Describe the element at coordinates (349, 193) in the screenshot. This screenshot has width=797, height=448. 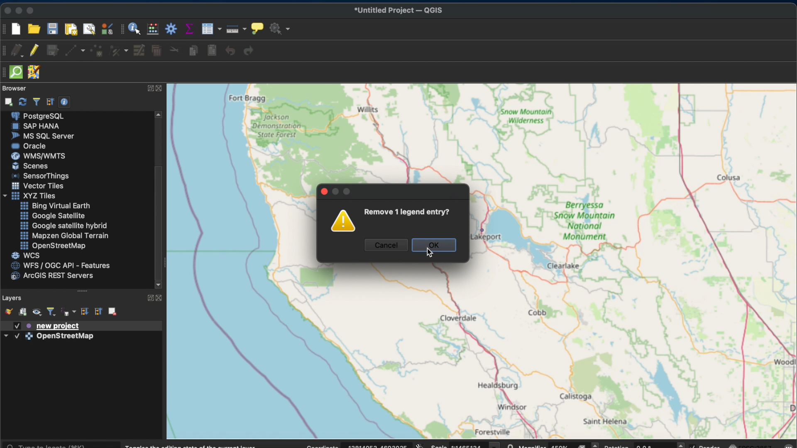
I see `inactive maximize button` at that location.